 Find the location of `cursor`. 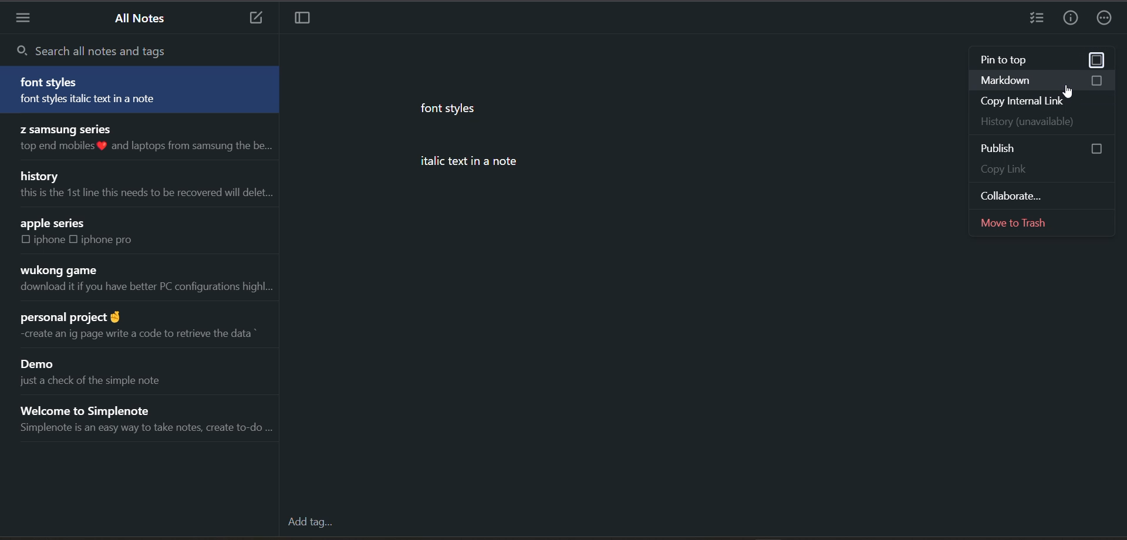

cursor is located at coordinates (1070, 93).